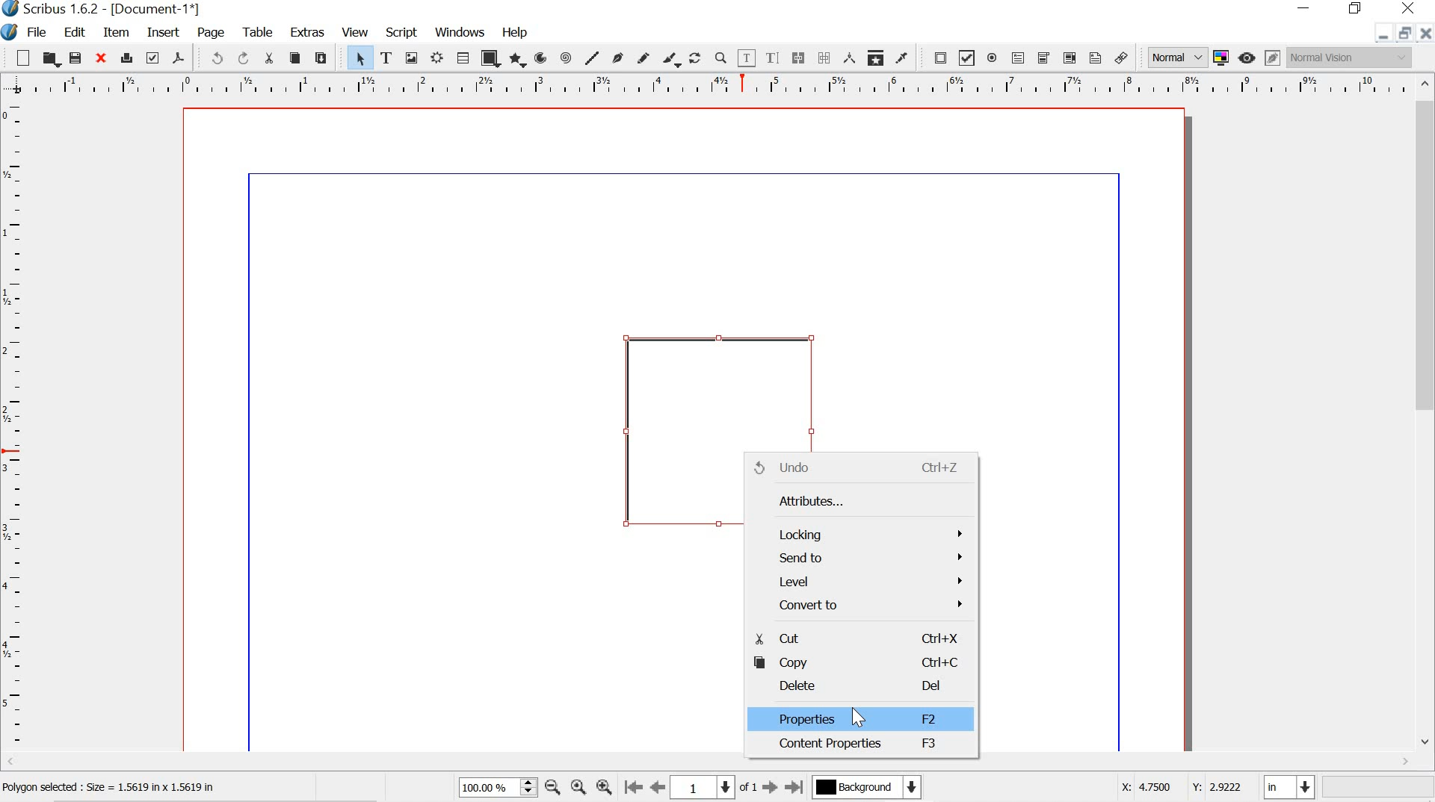 This screenshot has height=802, width=1435. What do you see at coordinates (874, 788) in the screenshot?
I see `background` at bounding box center [874, 788].